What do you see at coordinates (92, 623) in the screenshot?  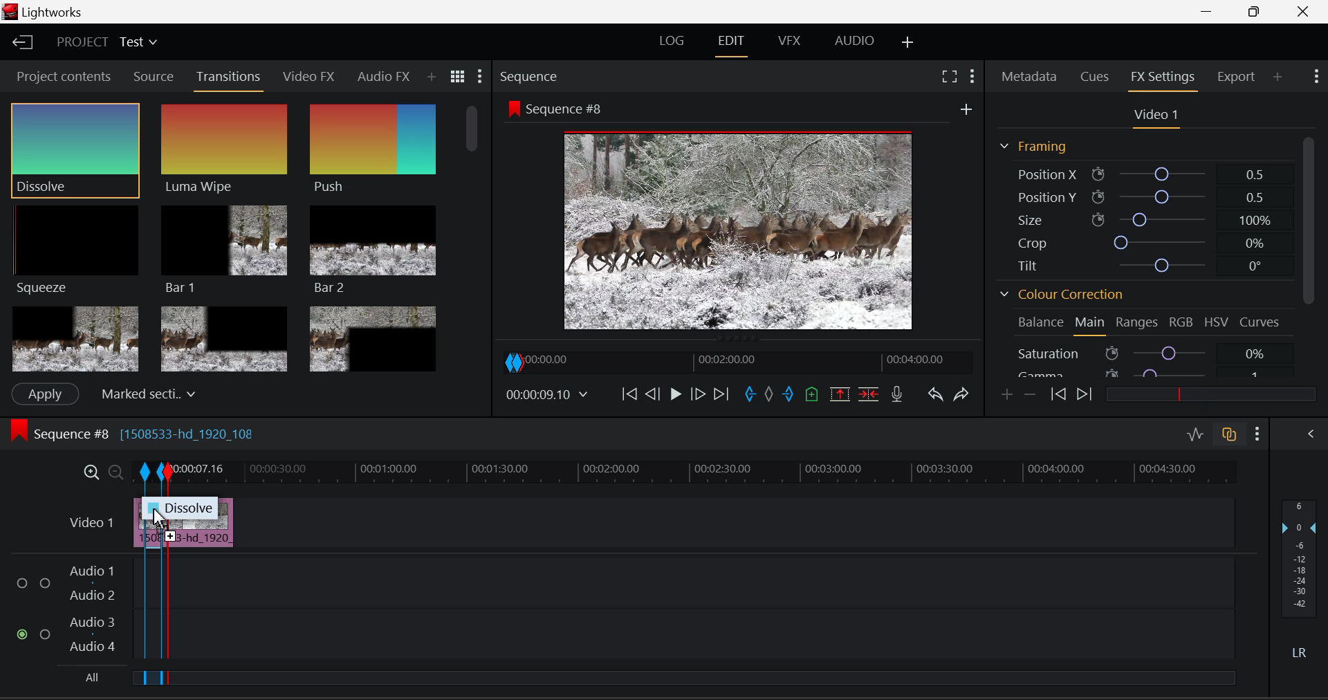 I see `Audio 3` at bounding box center [92, 623].